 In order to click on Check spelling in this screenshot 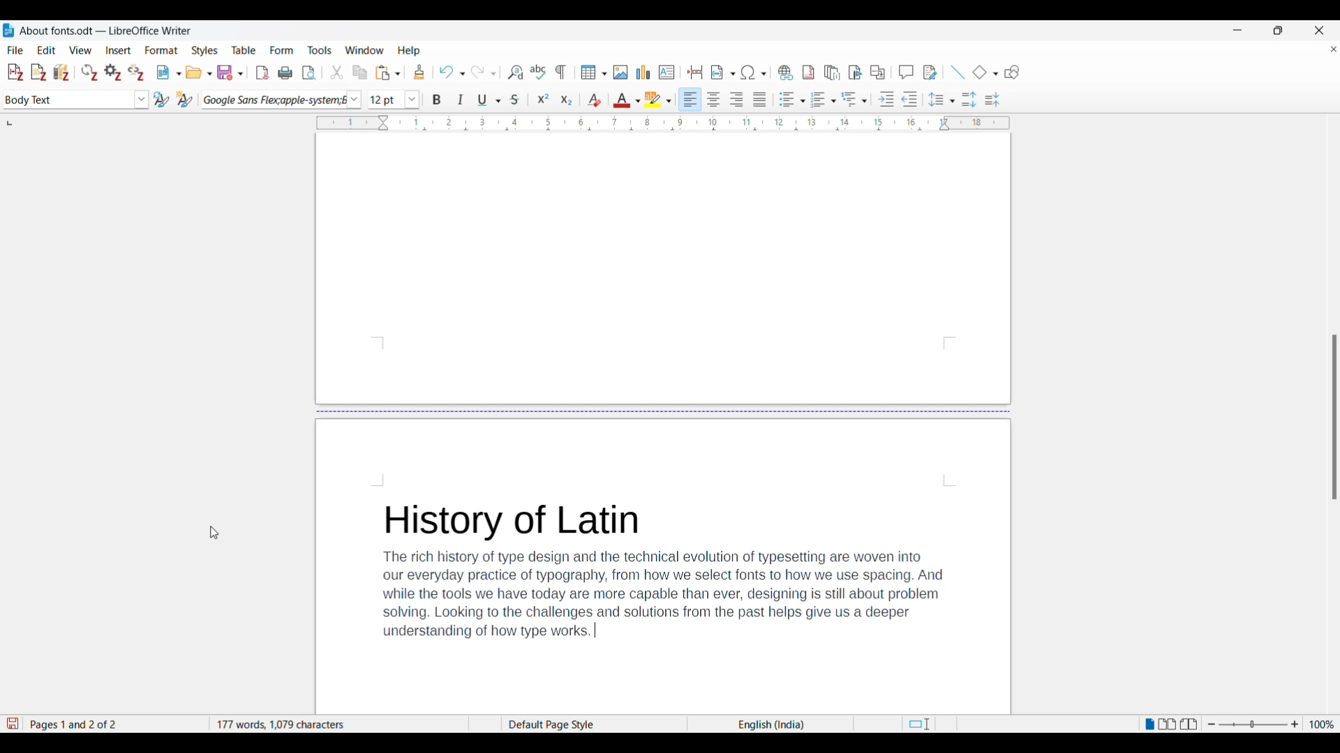, I will do `click(537, 72)`.